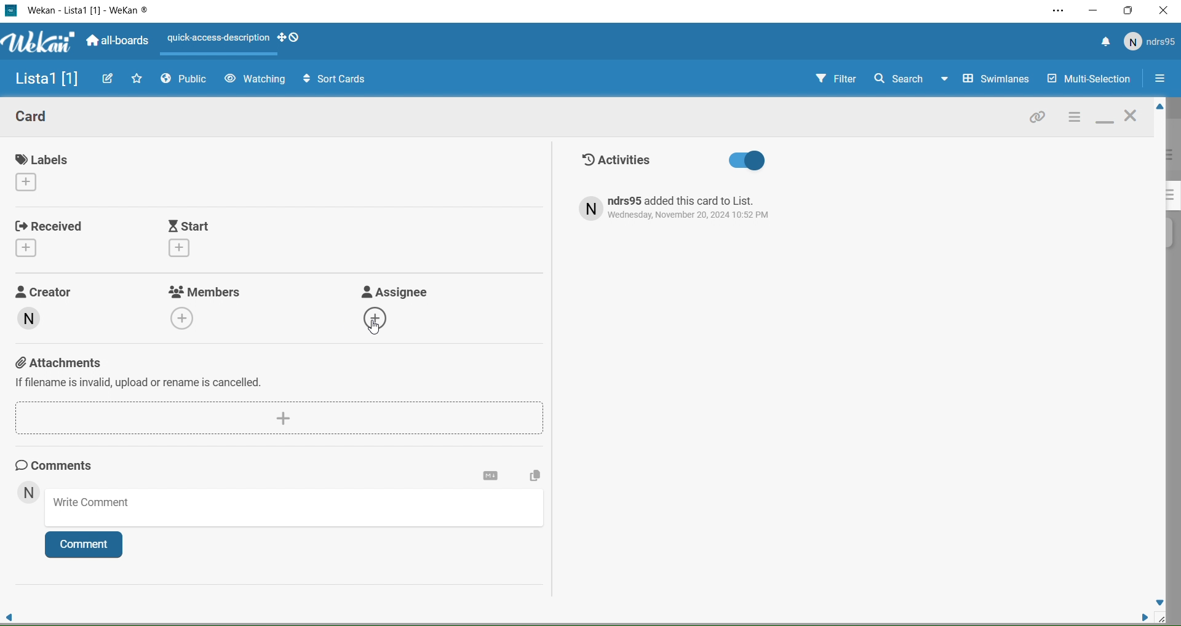  I want to click on Search, so click(898, 78).